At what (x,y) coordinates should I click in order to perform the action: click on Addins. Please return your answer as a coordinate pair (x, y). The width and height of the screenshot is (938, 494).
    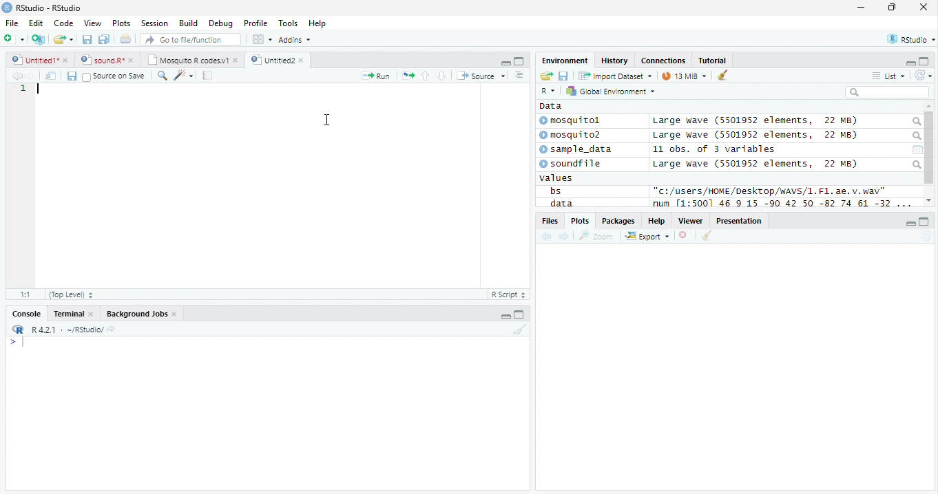
    Looking at the image, I should click on (296, 39).